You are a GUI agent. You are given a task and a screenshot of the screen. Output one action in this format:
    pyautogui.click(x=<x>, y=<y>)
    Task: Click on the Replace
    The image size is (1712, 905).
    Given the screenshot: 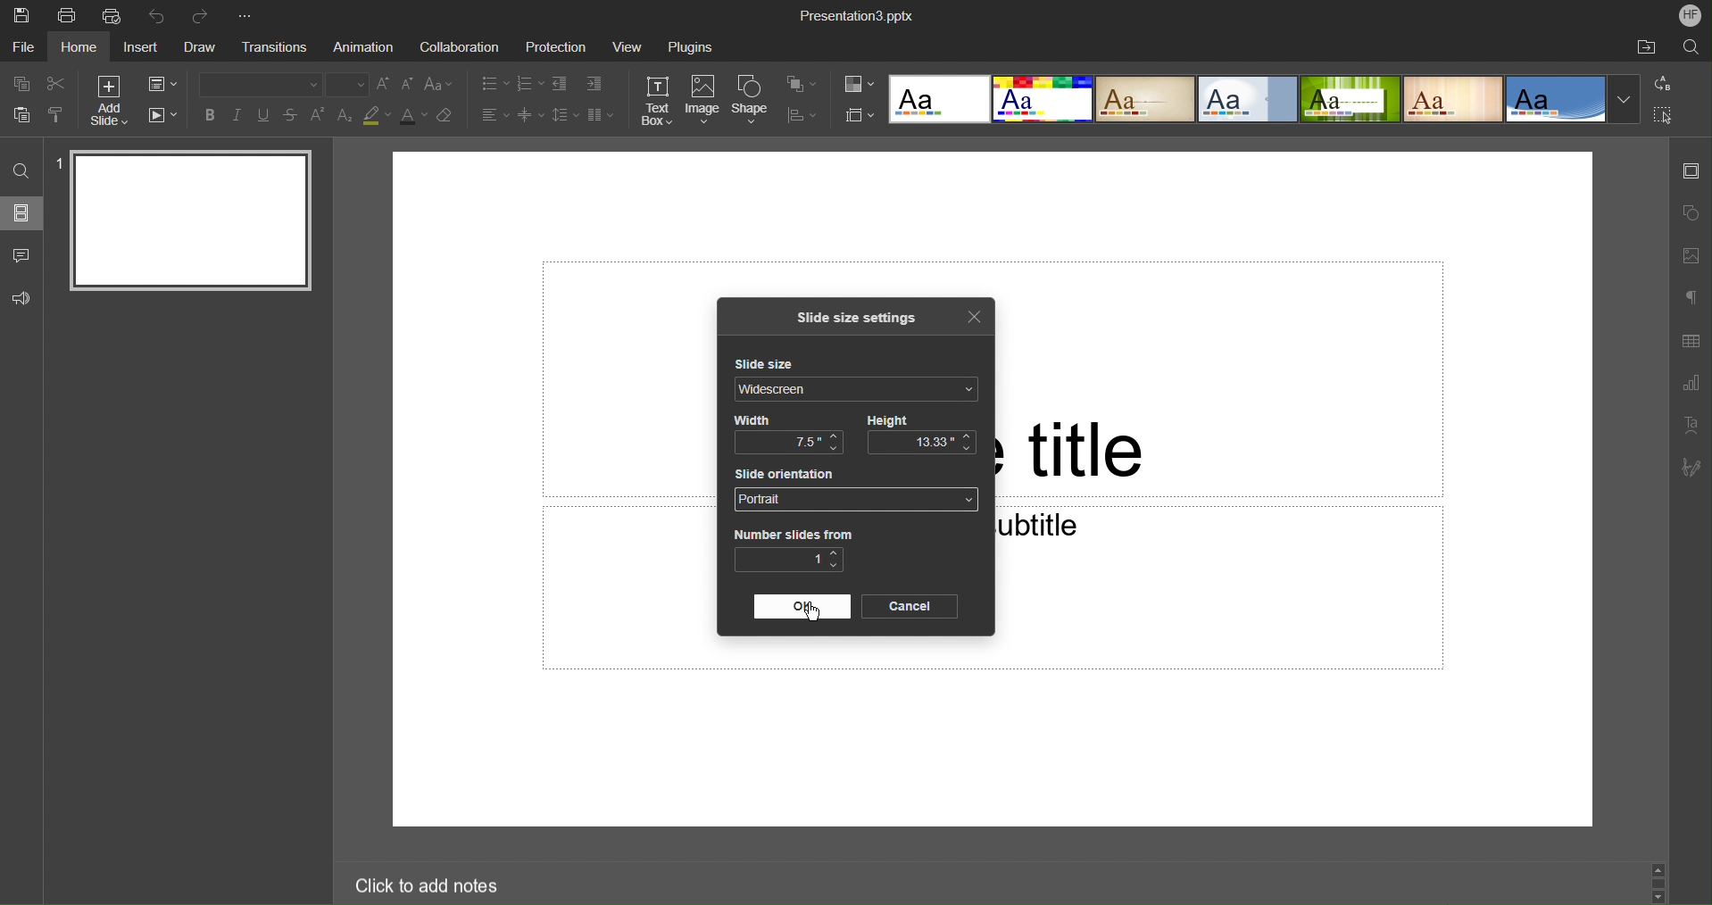 What is the action you would take?
    pyautogui.click(x=1664, y=83)
    